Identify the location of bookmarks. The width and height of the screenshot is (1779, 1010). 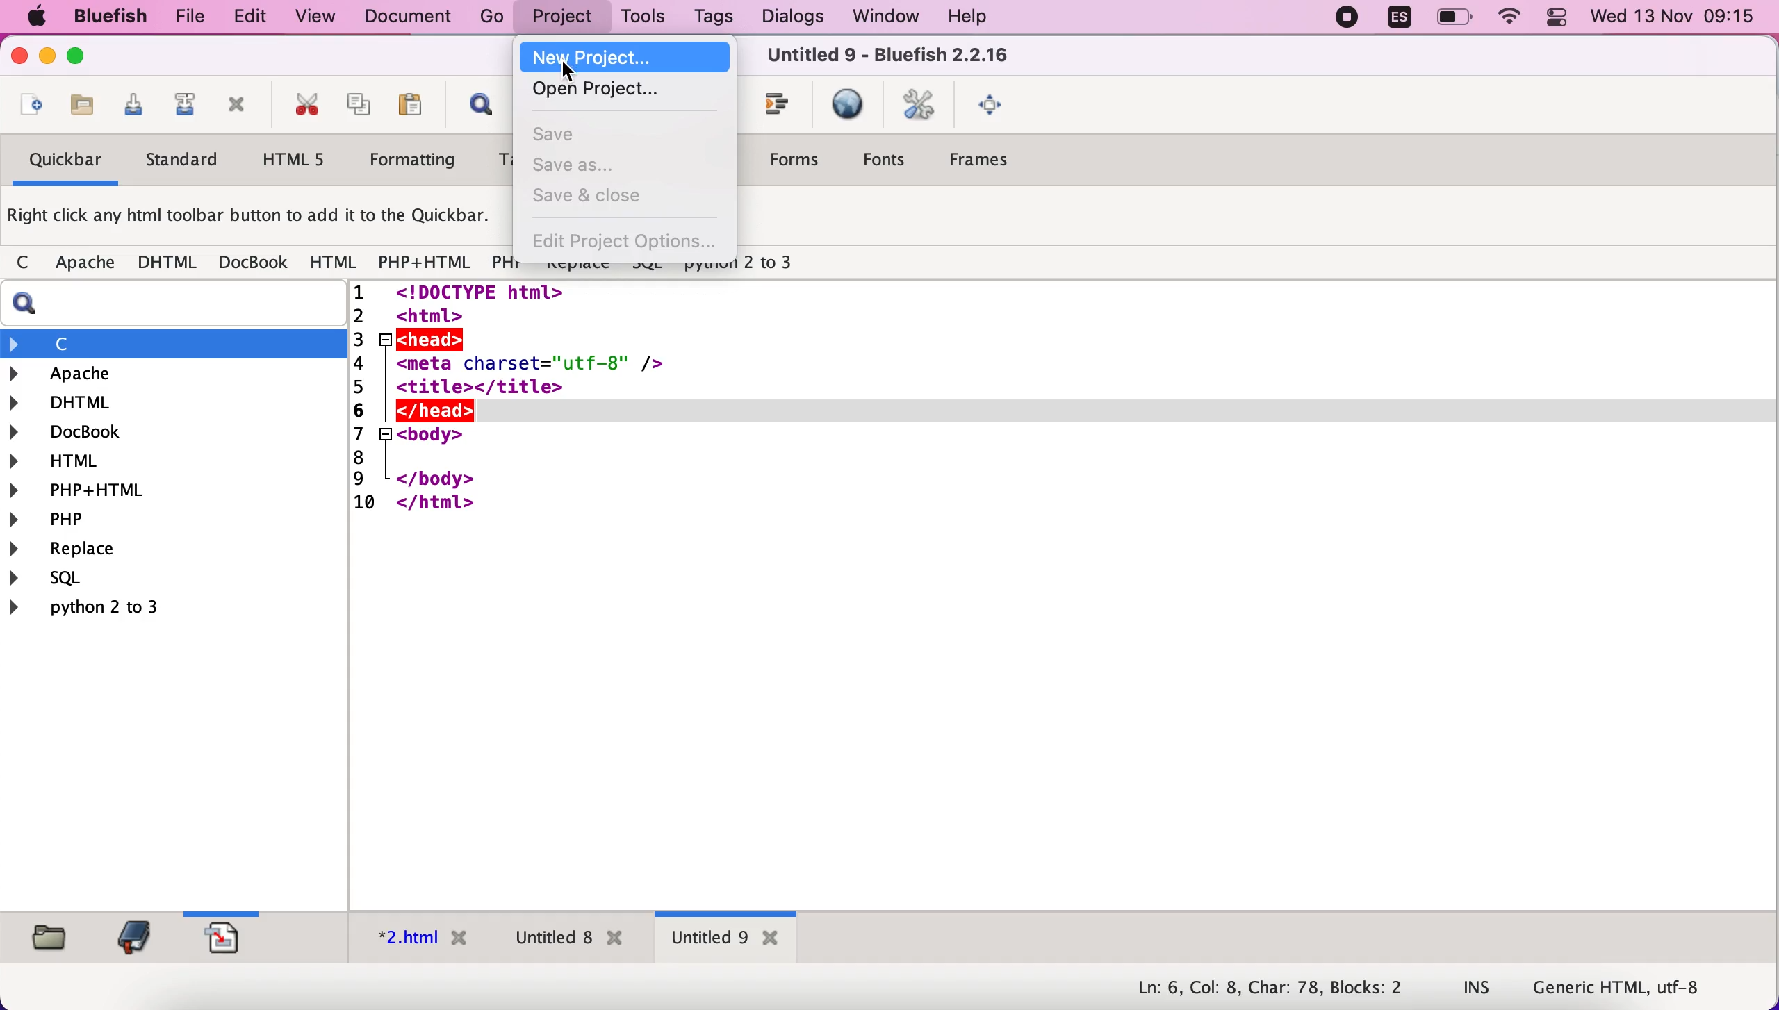
(130, 936).